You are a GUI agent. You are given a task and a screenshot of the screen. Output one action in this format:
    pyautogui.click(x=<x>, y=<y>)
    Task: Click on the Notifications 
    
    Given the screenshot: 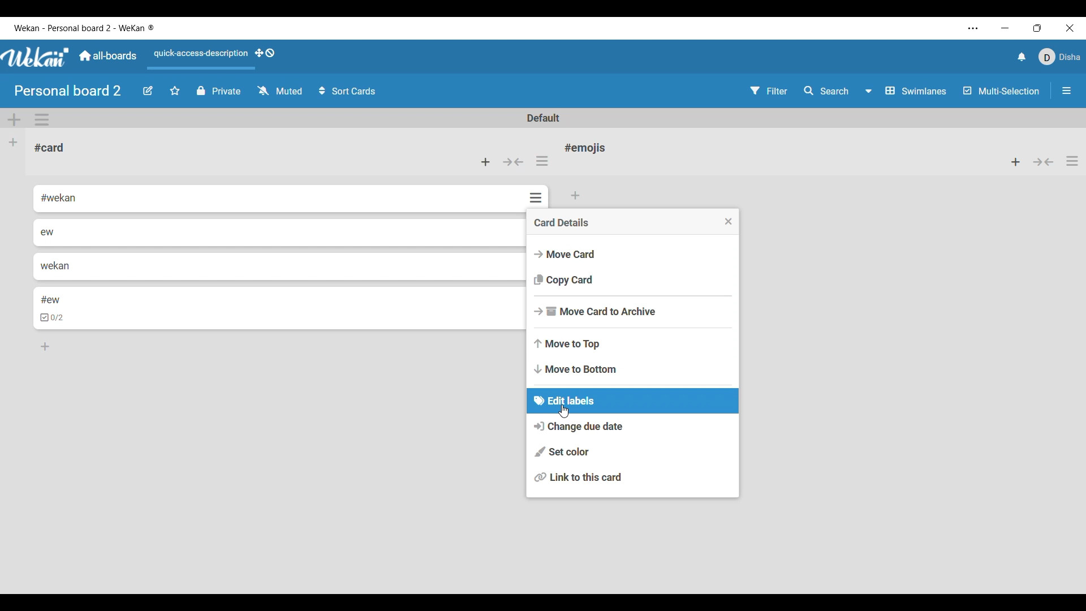 What is the action you would take?
    pyautogui.click(x=1022, y=57)
    